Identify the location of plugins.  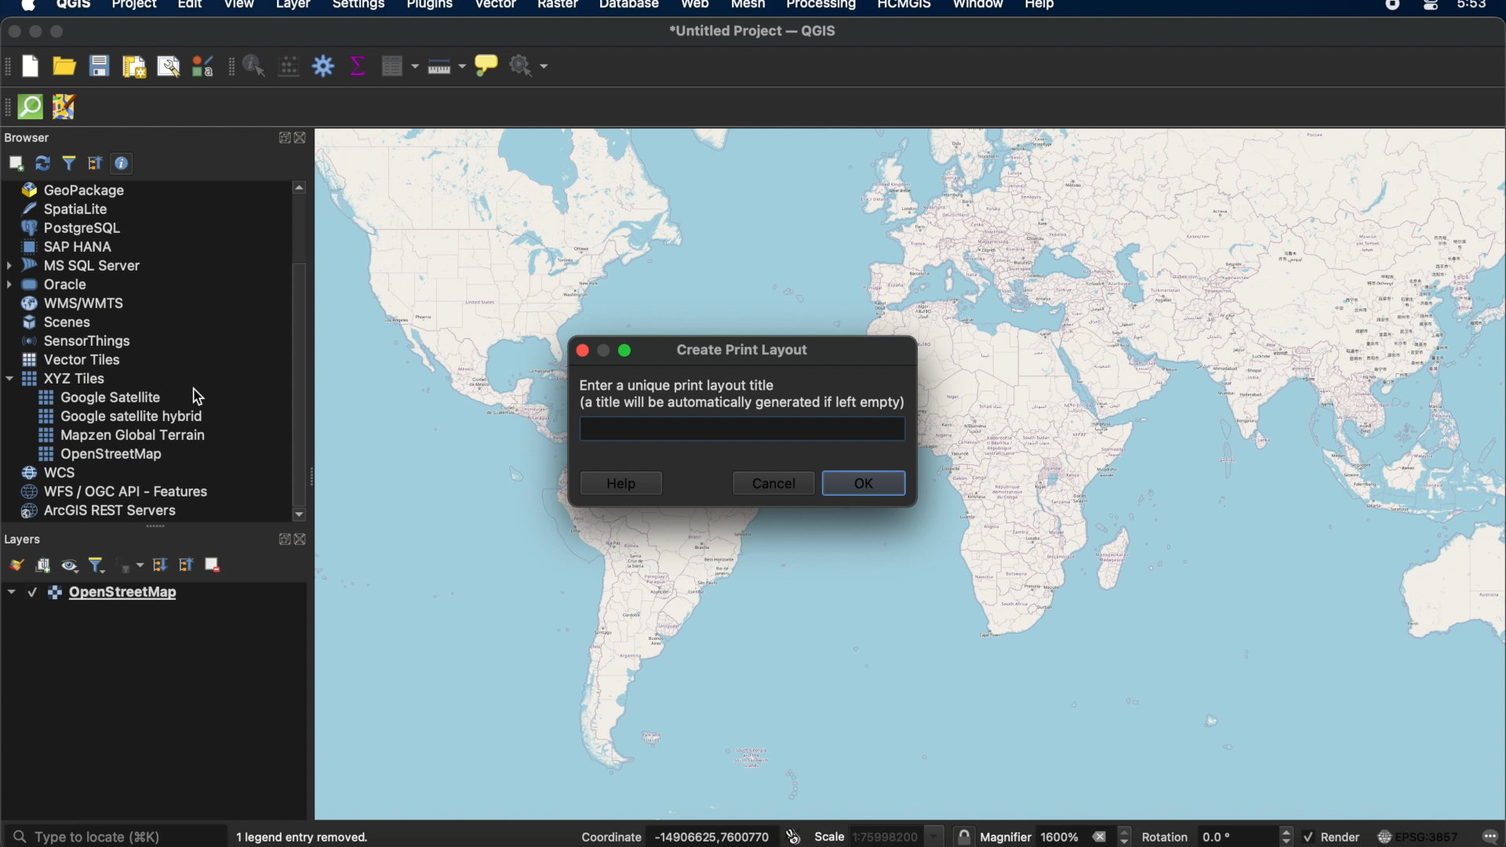
(430, 6).